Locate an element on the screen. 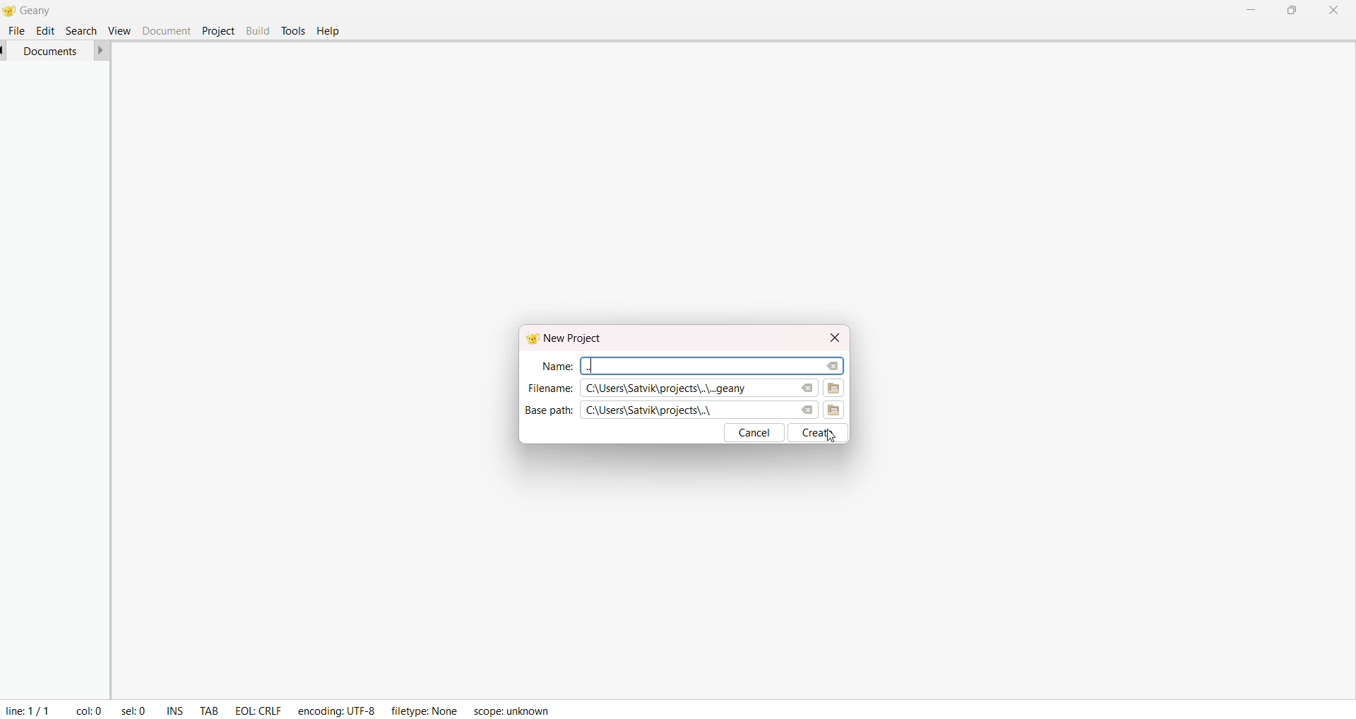 This screenshot has width=1356, height=719. documents is located at coordinates (52, 50).